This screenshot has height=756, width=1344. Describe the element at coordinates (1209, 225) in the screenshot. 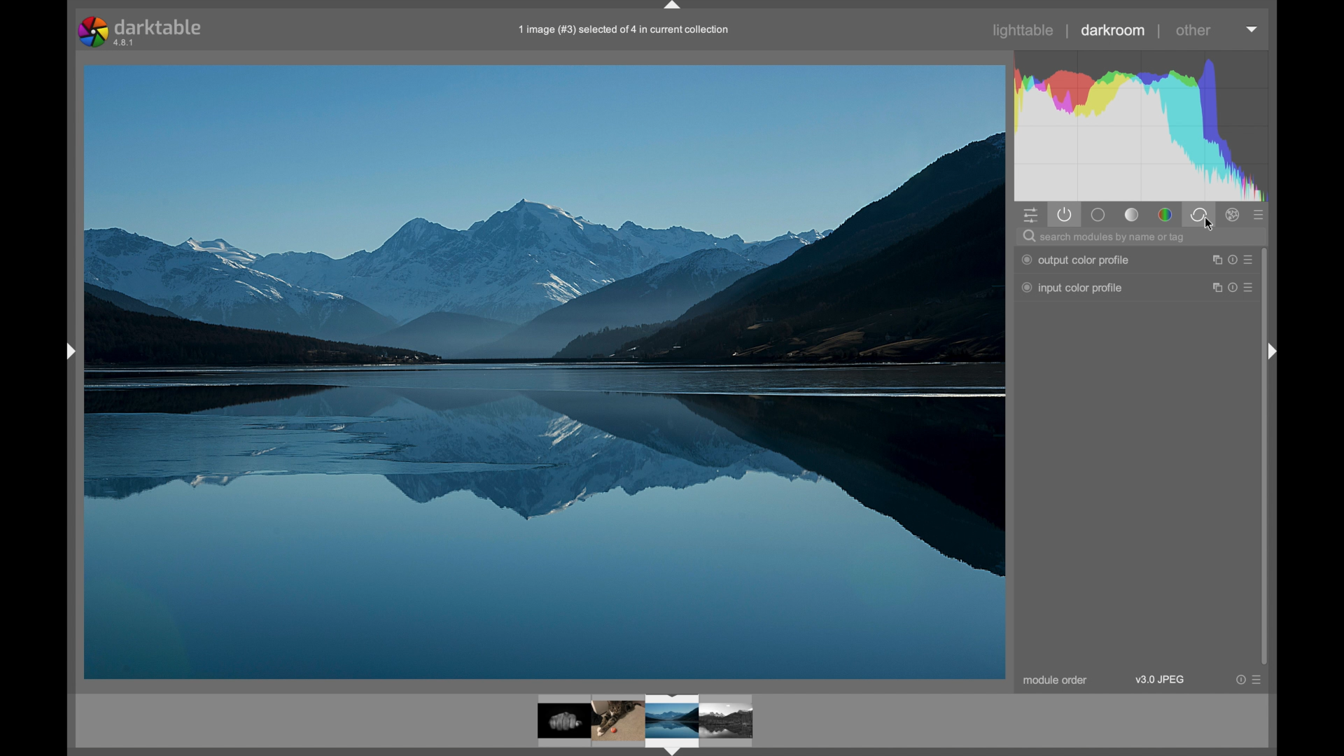

I see `cursor` at that location.